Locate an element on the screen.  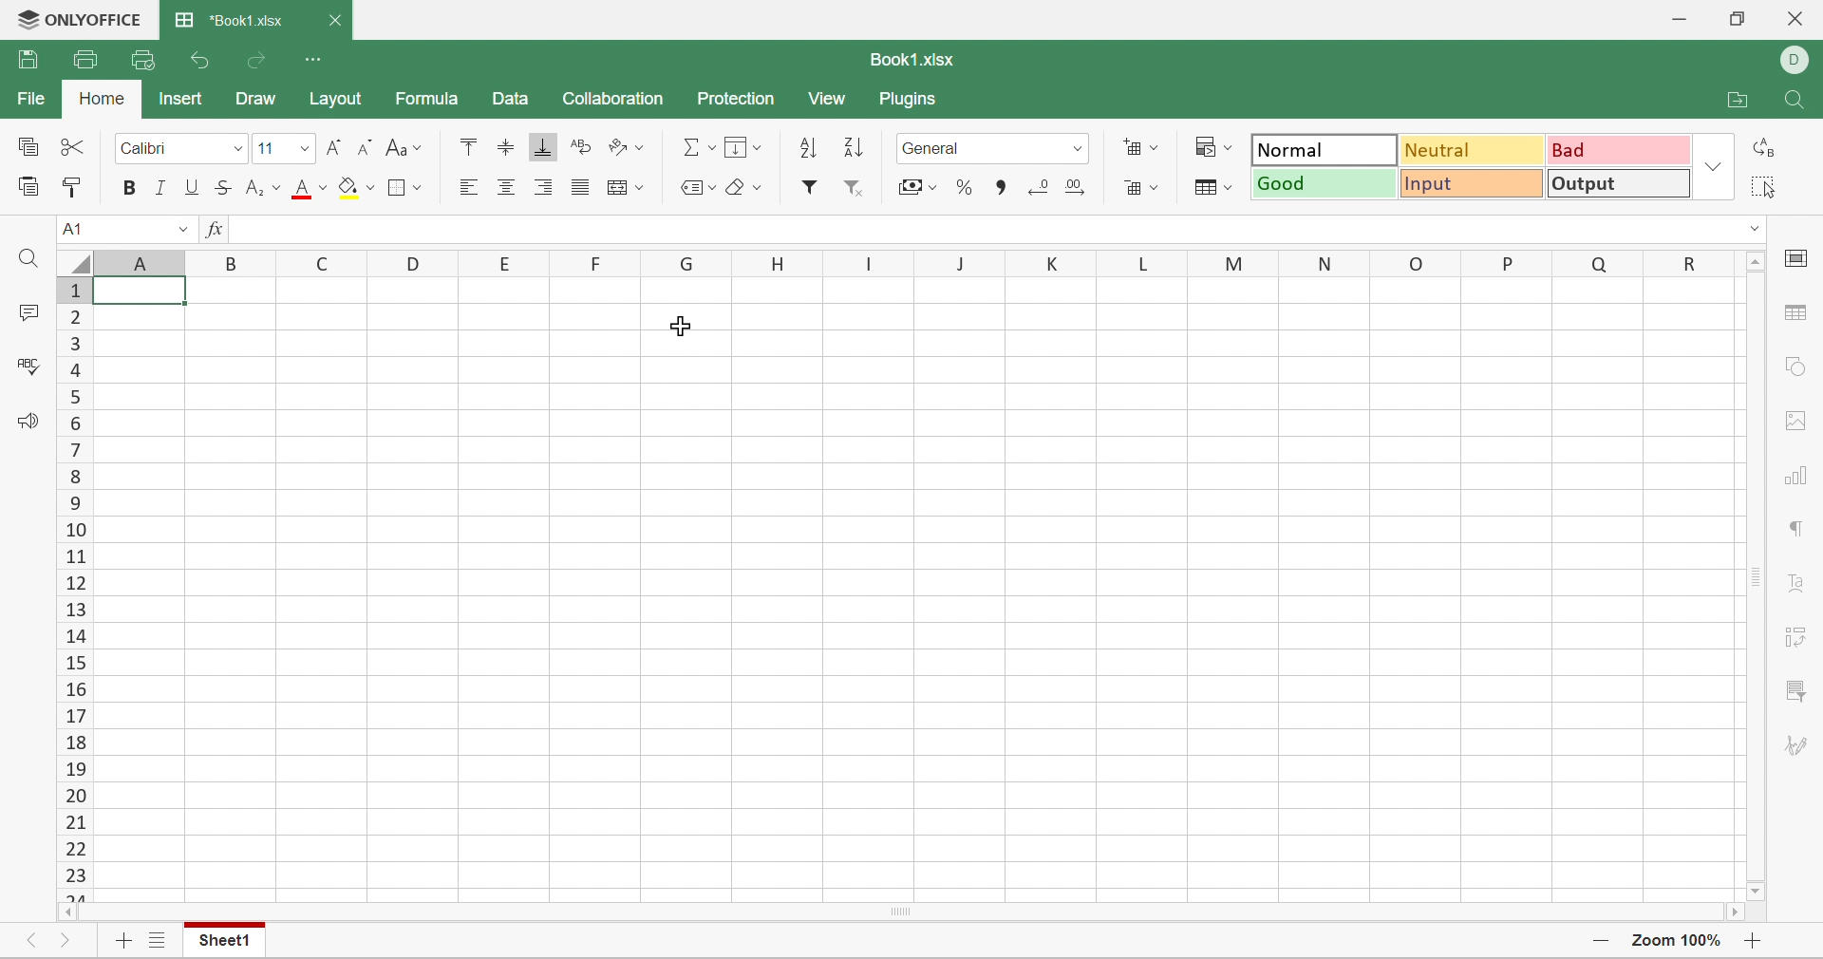
Zoom 100% is located at coordinates (1678, 943).